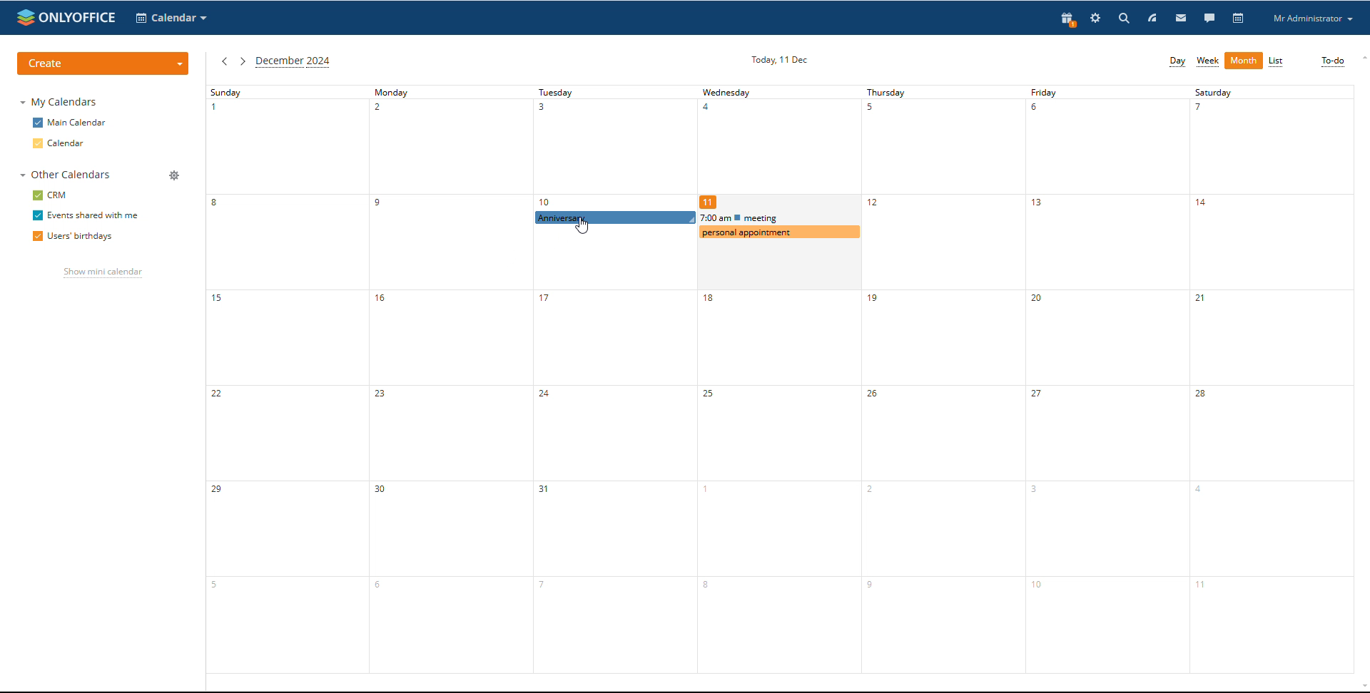 This screenshot has height=693, width=1370. I want to click on settings, so click(1096, 19).